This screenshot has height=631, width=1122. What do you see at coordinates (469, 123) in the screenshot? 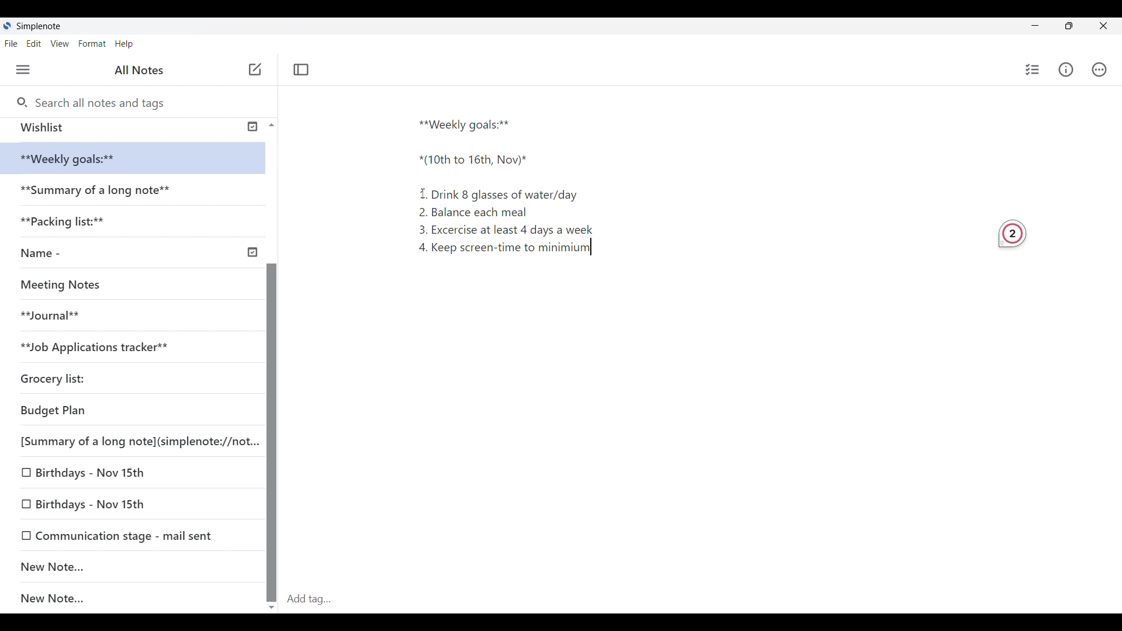
I see `**Weekly goals:**` at bounding box center [469, 123].